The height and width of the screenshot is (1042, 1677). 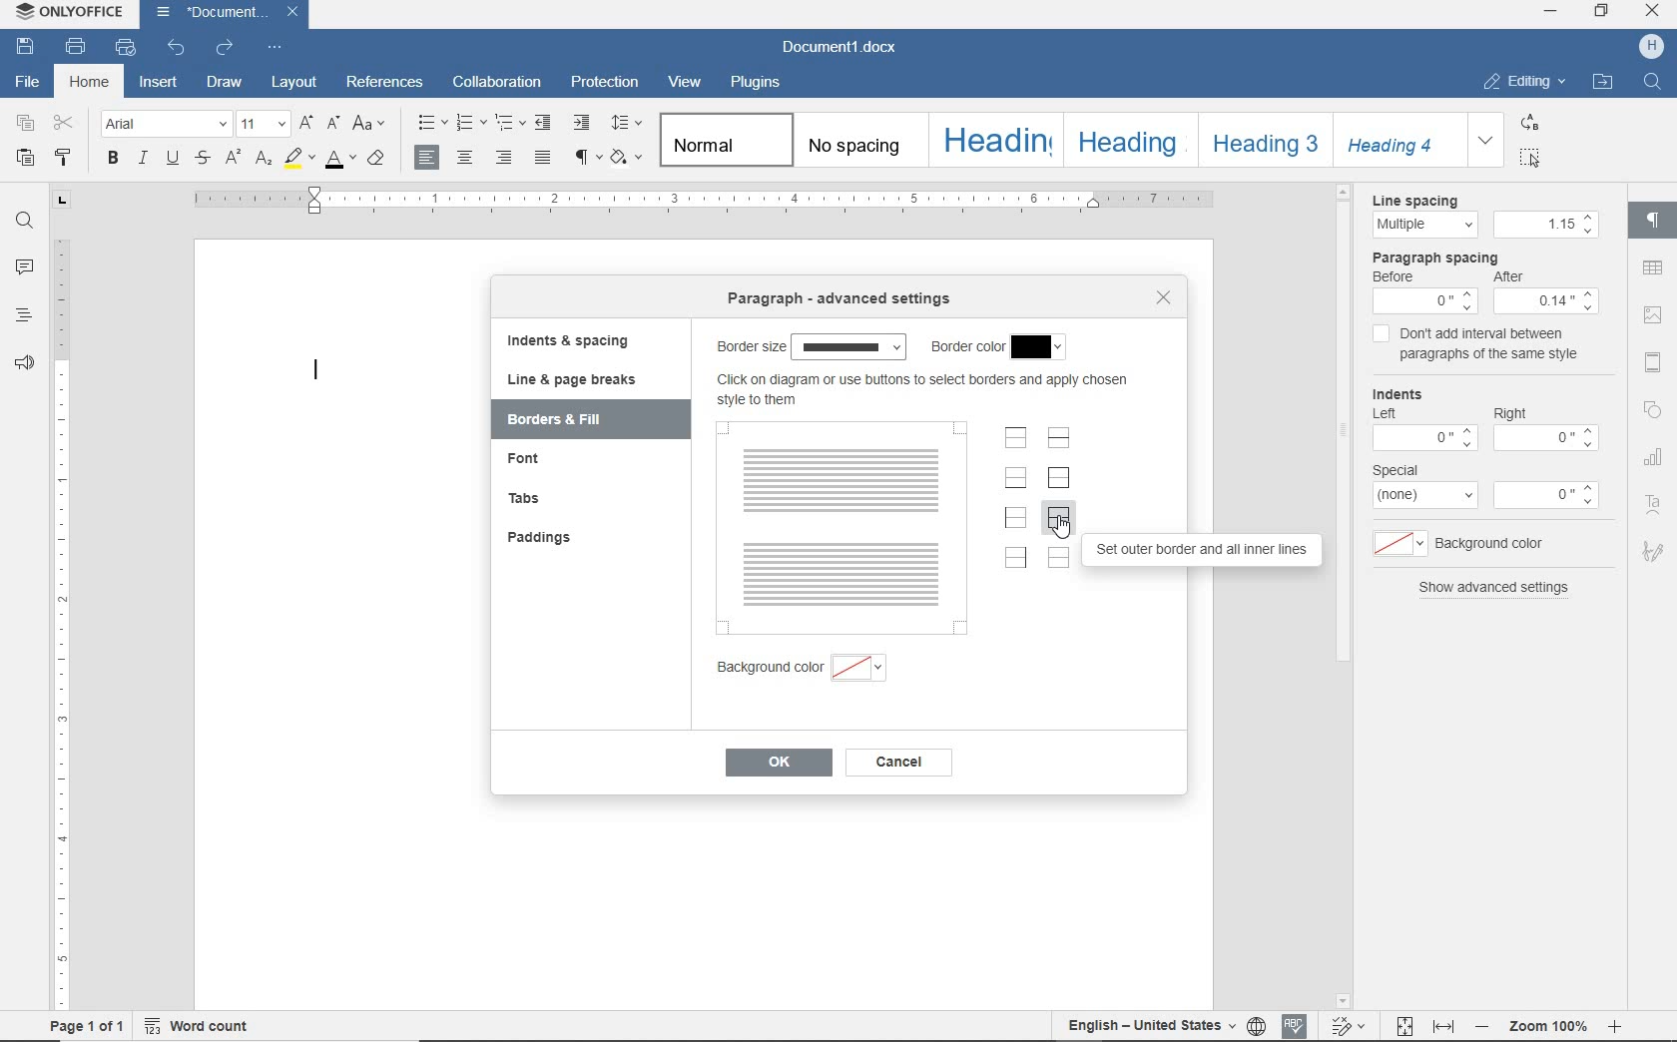 What do you see at coordinates (1551, 11) in the screenshot?
I see `MINIMIZE` at bounding box center [1551, 11].